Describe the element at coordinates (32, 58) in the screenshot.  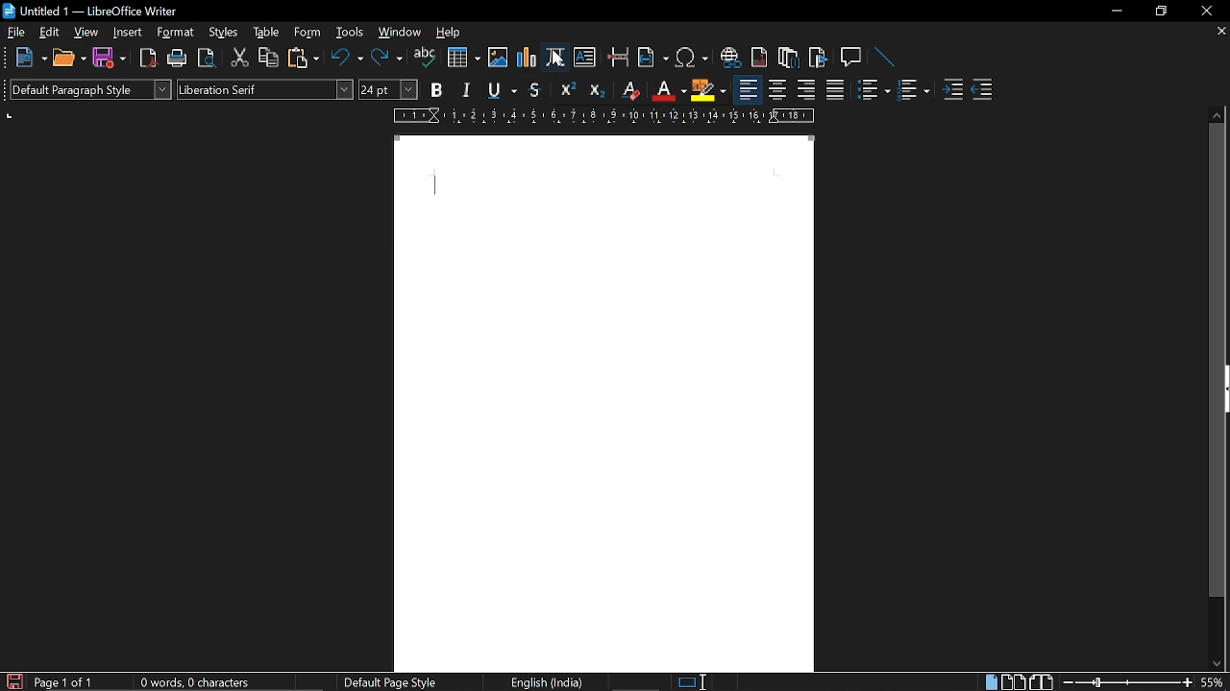
I see `new` at that location.